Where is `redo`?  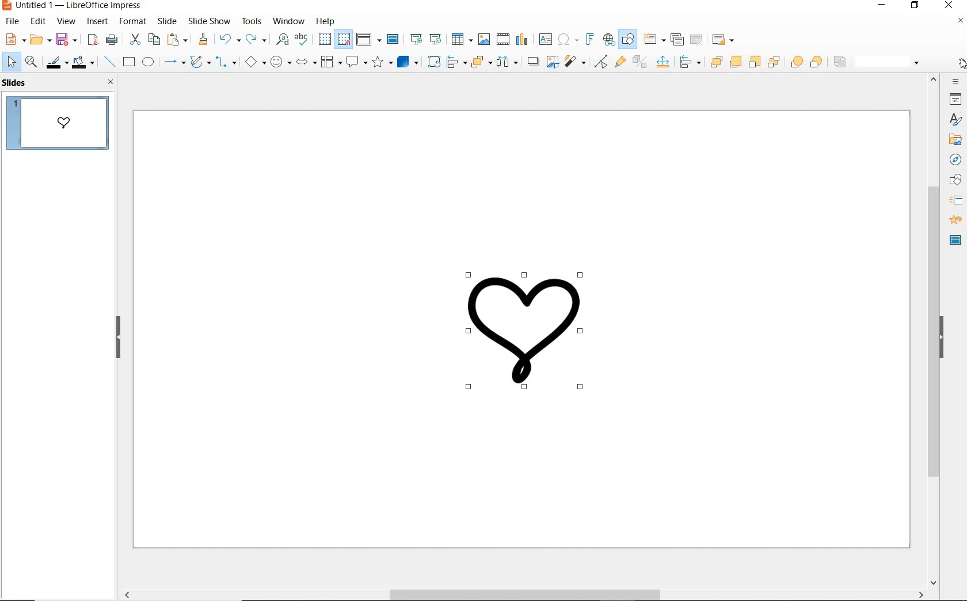 redo is located at coordinates (256, 40).